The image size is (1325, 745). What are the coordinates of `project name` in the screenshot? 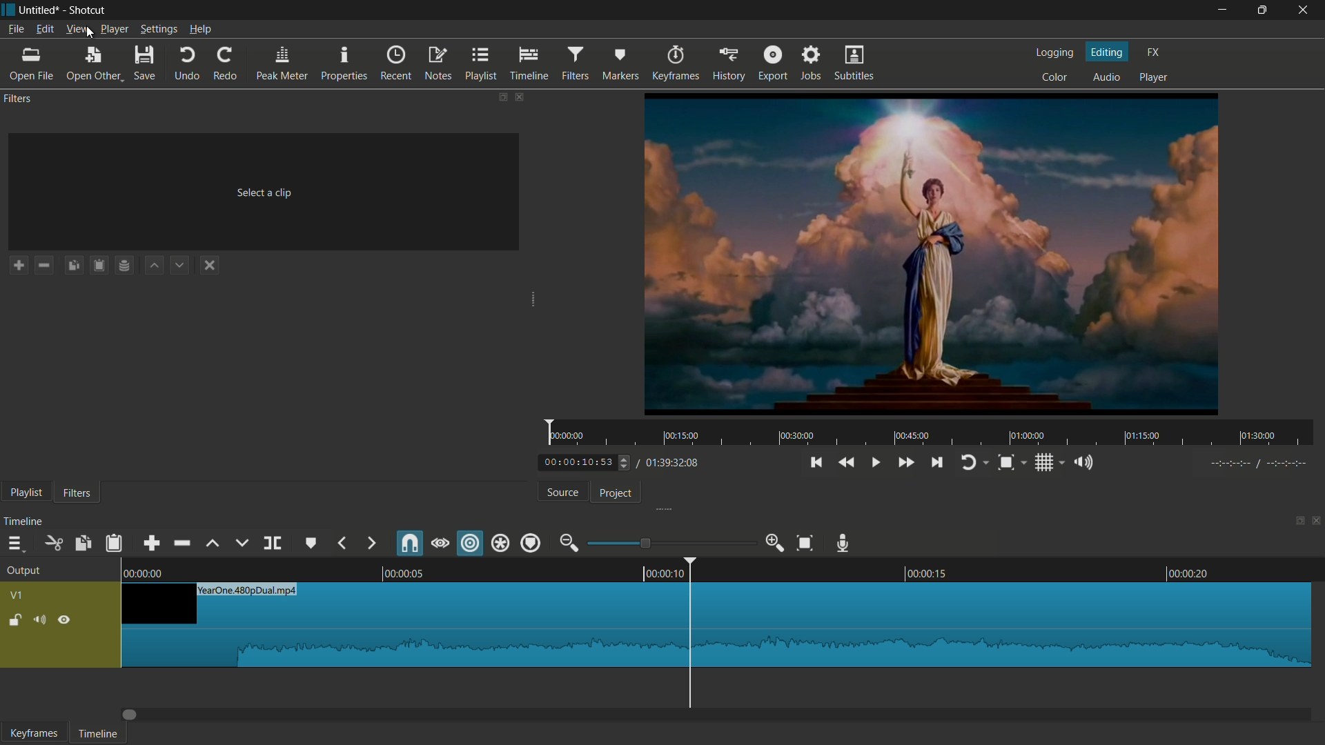 It's located at (41, 10).